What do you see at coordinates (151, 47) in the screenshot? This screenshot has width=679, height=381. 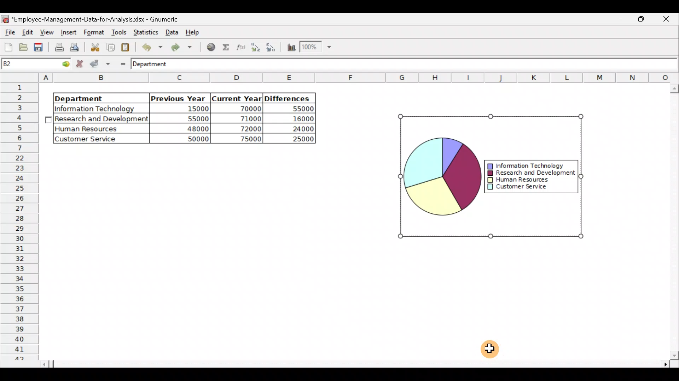 I see `Undo last action` at bounding box center [151, 47].